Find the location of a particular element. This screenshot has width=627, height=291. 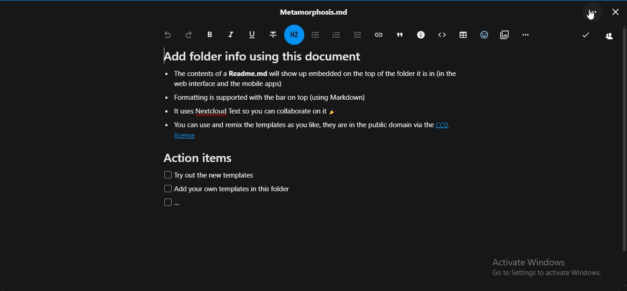

insert link is located at coordinates (378, 34).